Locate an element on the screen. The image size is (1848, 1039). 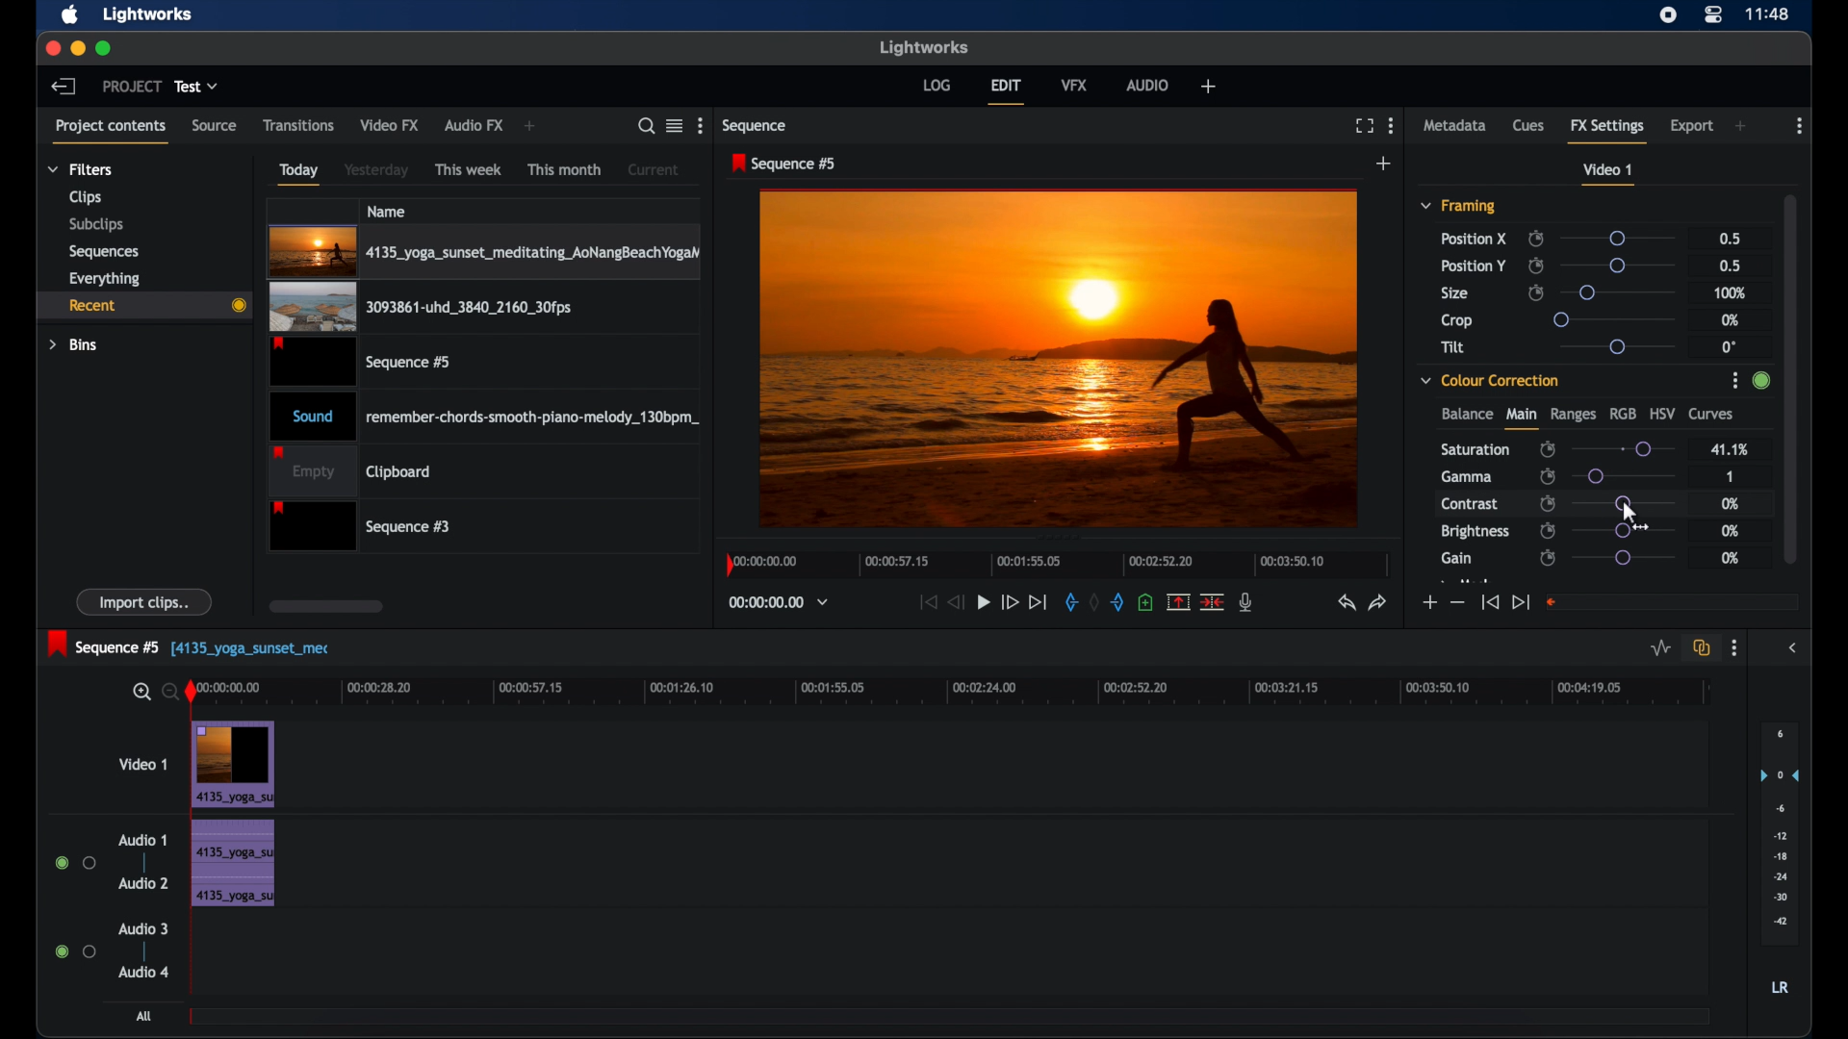
gain is located at coordinates (1456, 558).